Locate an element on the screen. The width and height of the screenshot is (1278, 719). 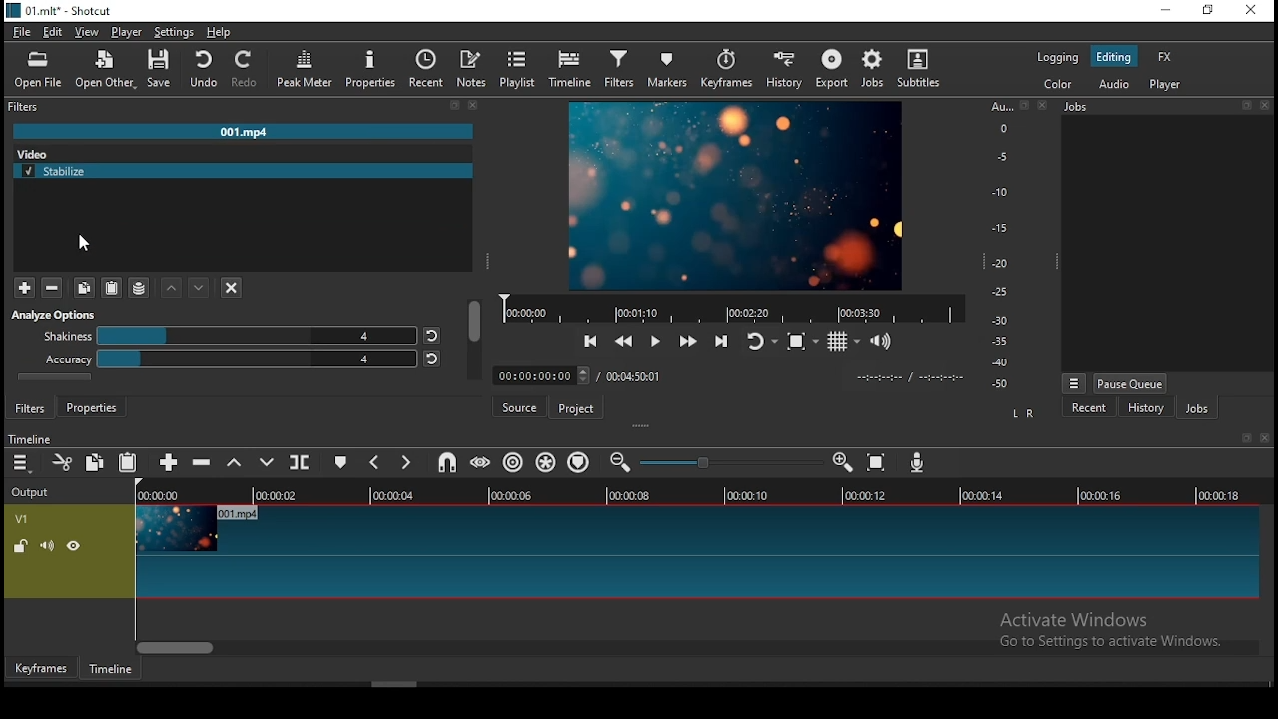
drag is located at coordinates (644, 426).